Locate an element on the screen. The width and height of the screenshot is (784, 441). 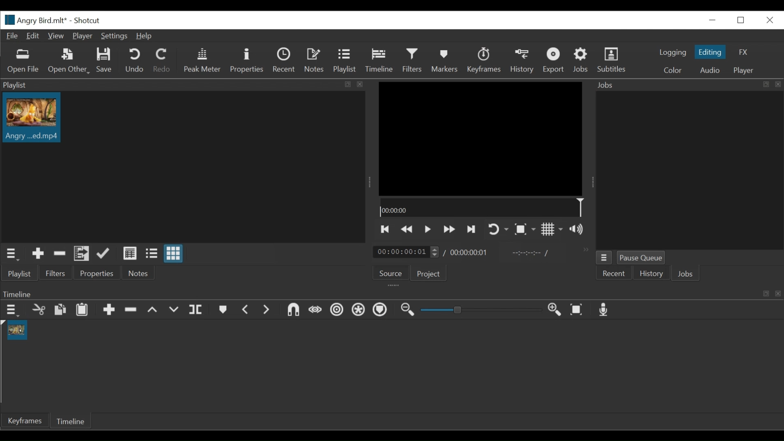
Filters is located at coordinates (413, 60).